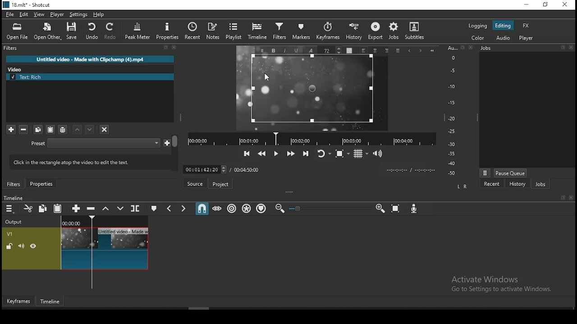  What do you see at coordinates (92, 209) in the screenshot?
I see `ripple delete` at bounding box center [92, 209].